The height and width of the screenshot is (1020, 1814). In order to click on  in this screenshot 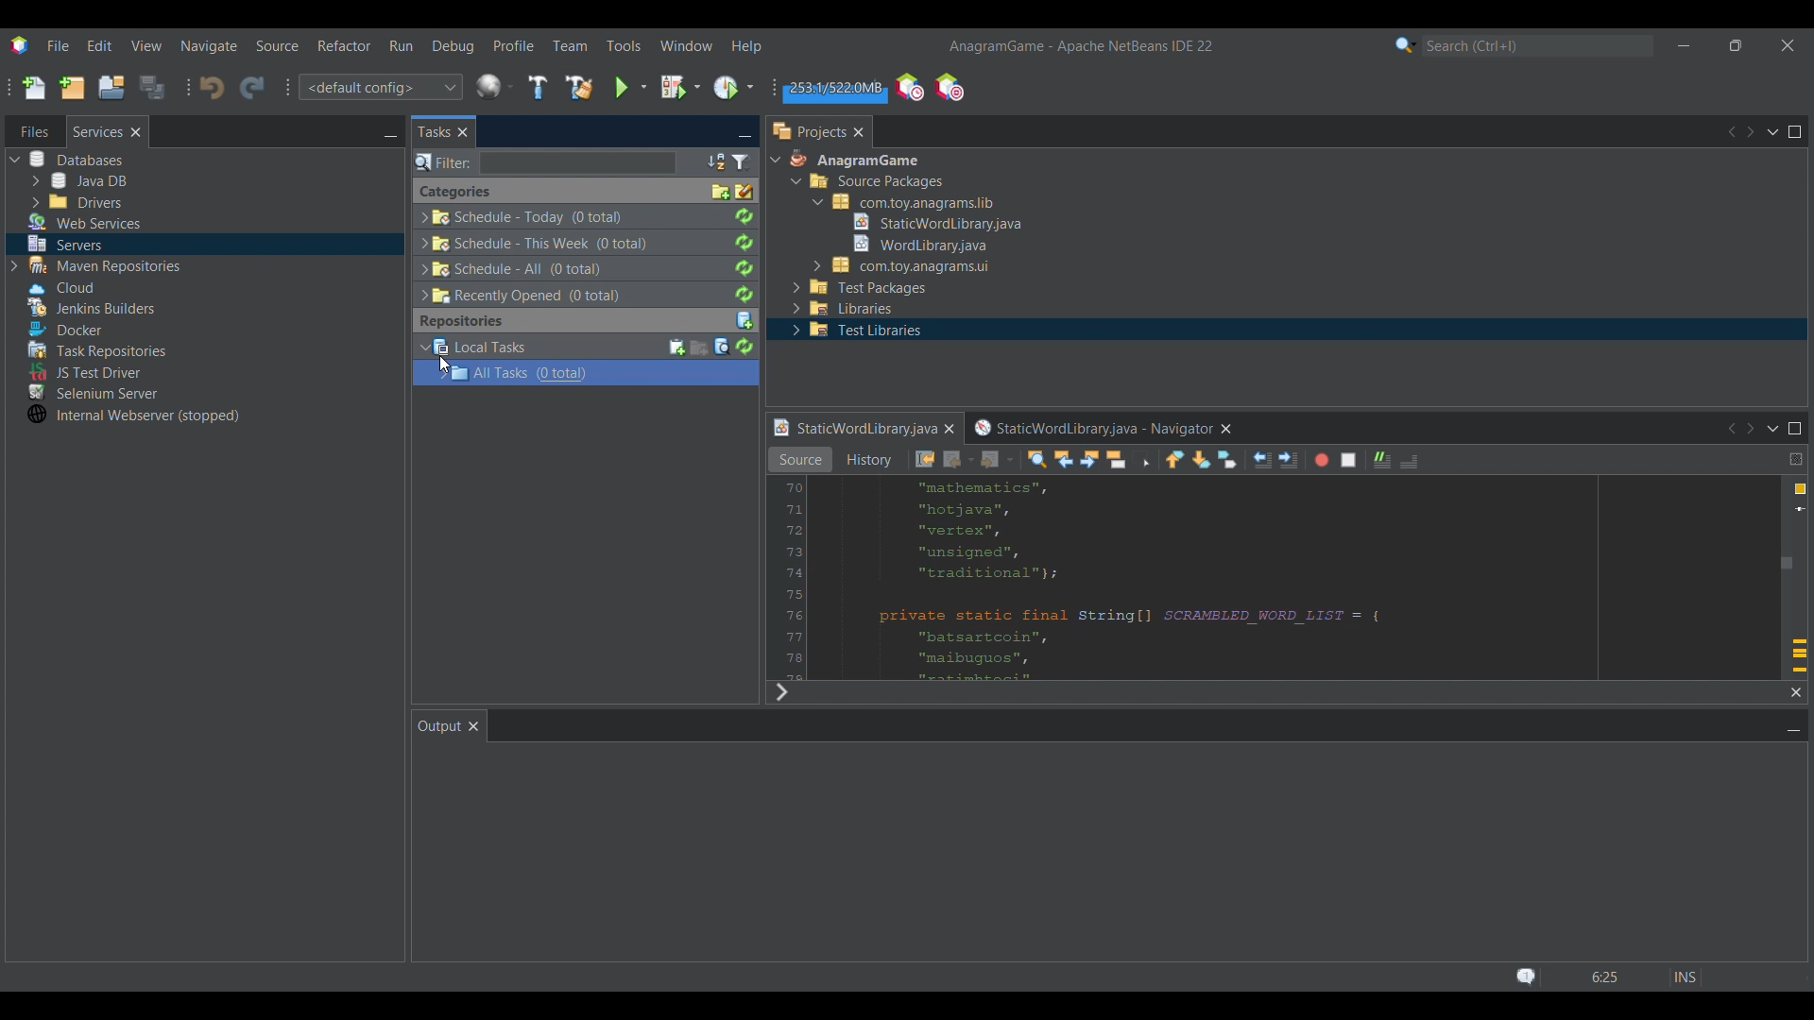, I will do `click(1275, 459)`.